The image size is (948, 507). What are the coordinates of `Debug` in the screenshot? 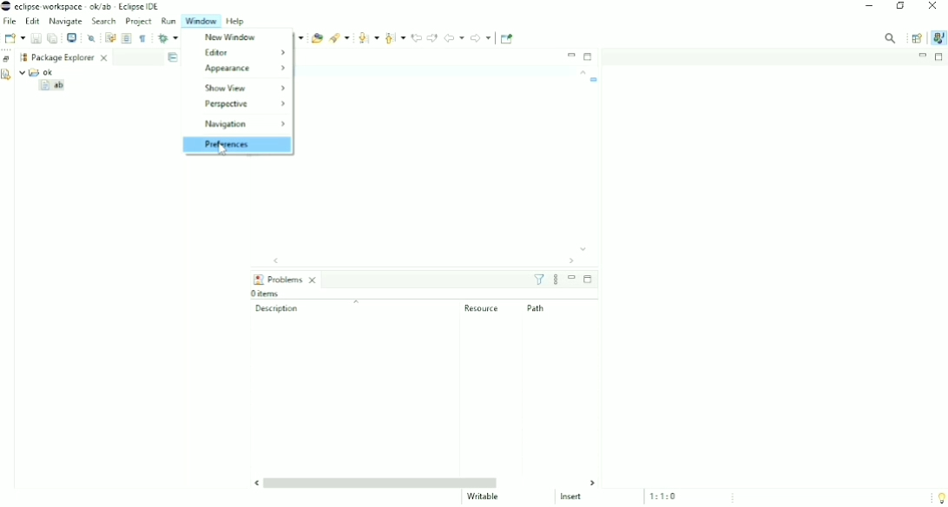 It's located at (167, 37).